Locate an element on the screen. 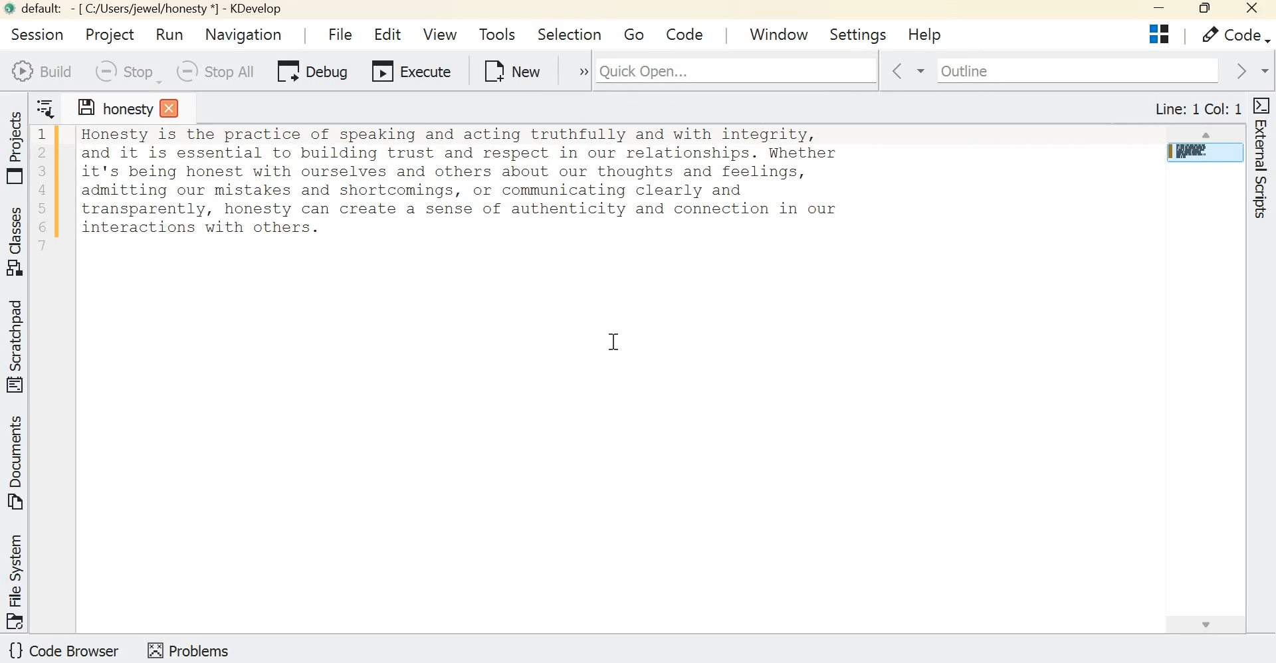  Maximize is located at coordinates (1203, 9).